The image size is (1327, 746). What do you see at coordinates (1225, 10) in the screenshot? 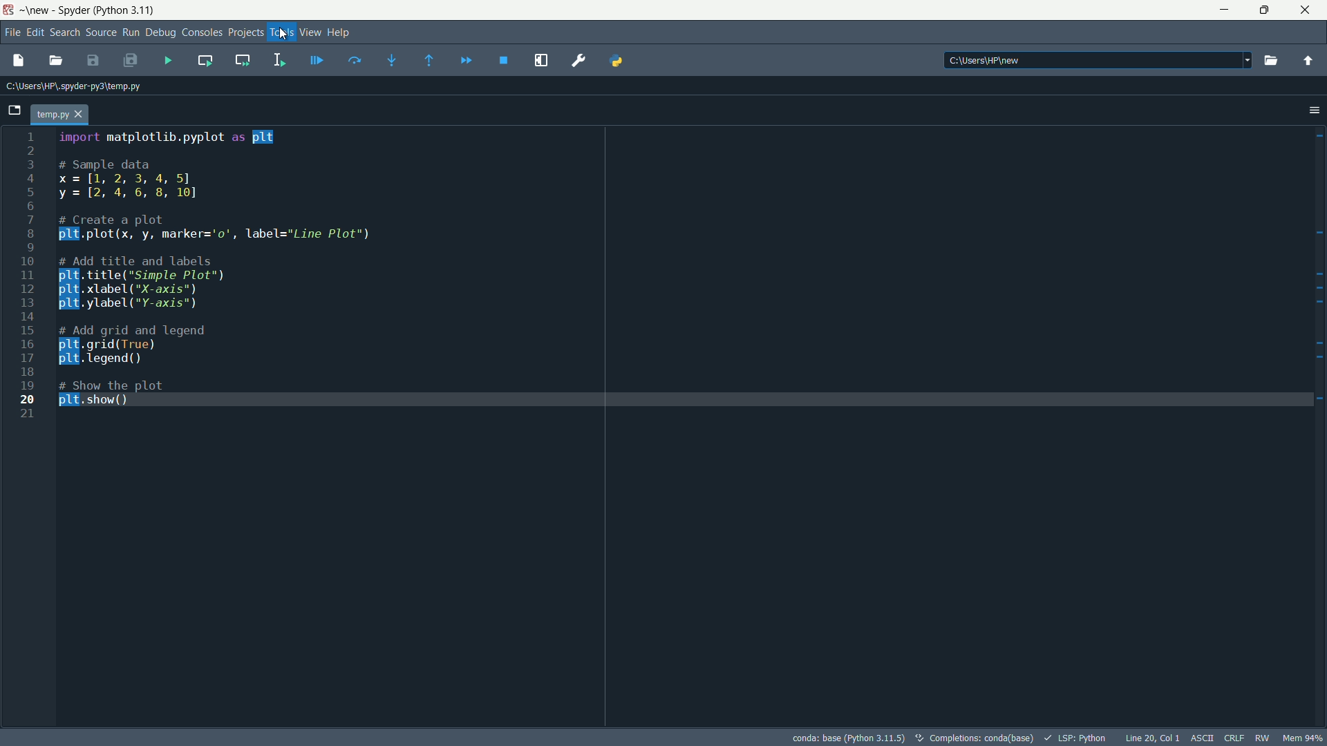
I see `minimize` at bounding box center [1225, 10].